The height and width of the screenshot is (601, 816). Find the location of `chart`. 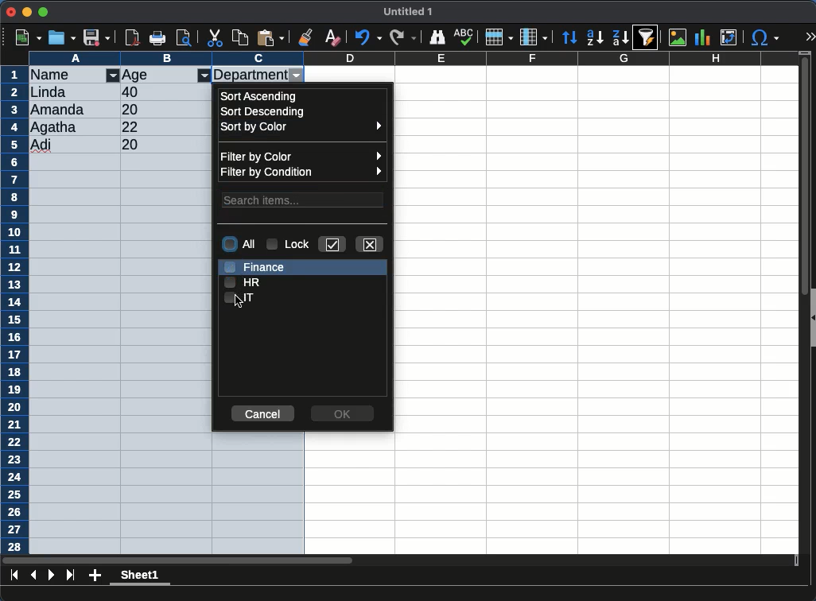

chart is located at coordinates (703, 37).